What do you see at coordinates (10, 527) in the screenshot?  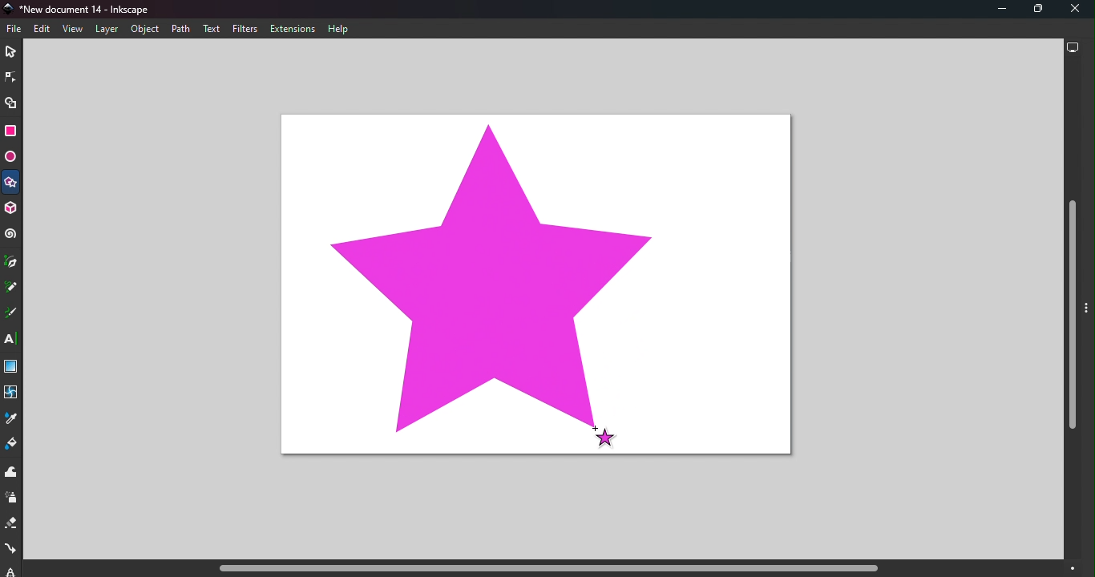 I see `Eraser tool` at bounding box center [10, 527].